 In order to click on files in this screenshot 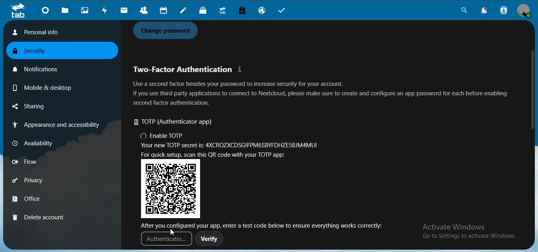, I will do `click(66, 11)`.